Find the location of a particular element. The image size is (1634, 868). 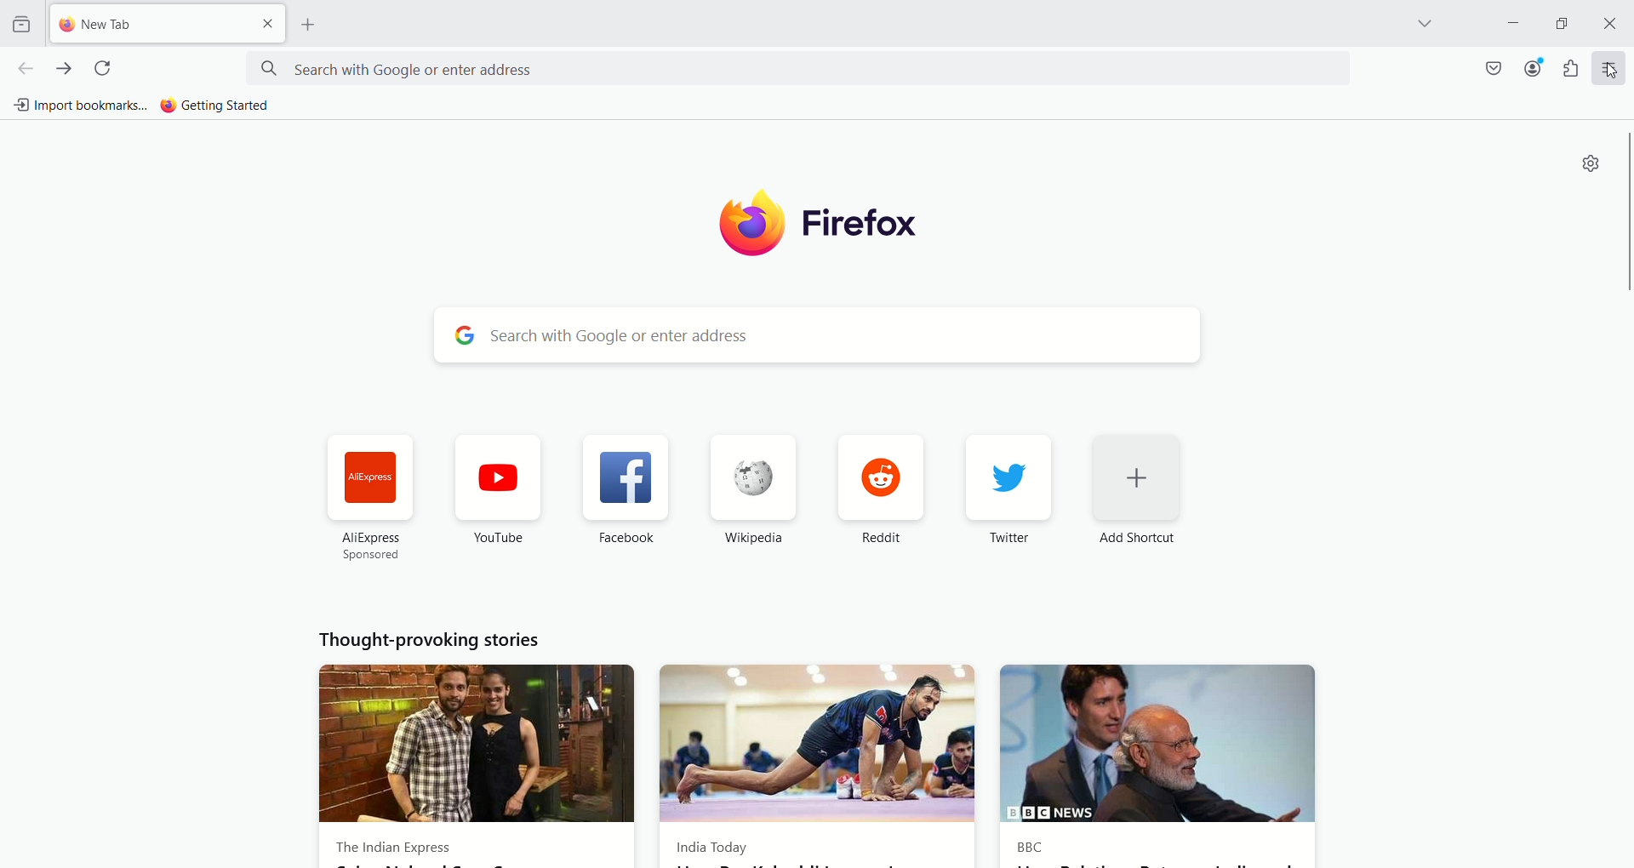

India Today is located at coordinates (815, 764).